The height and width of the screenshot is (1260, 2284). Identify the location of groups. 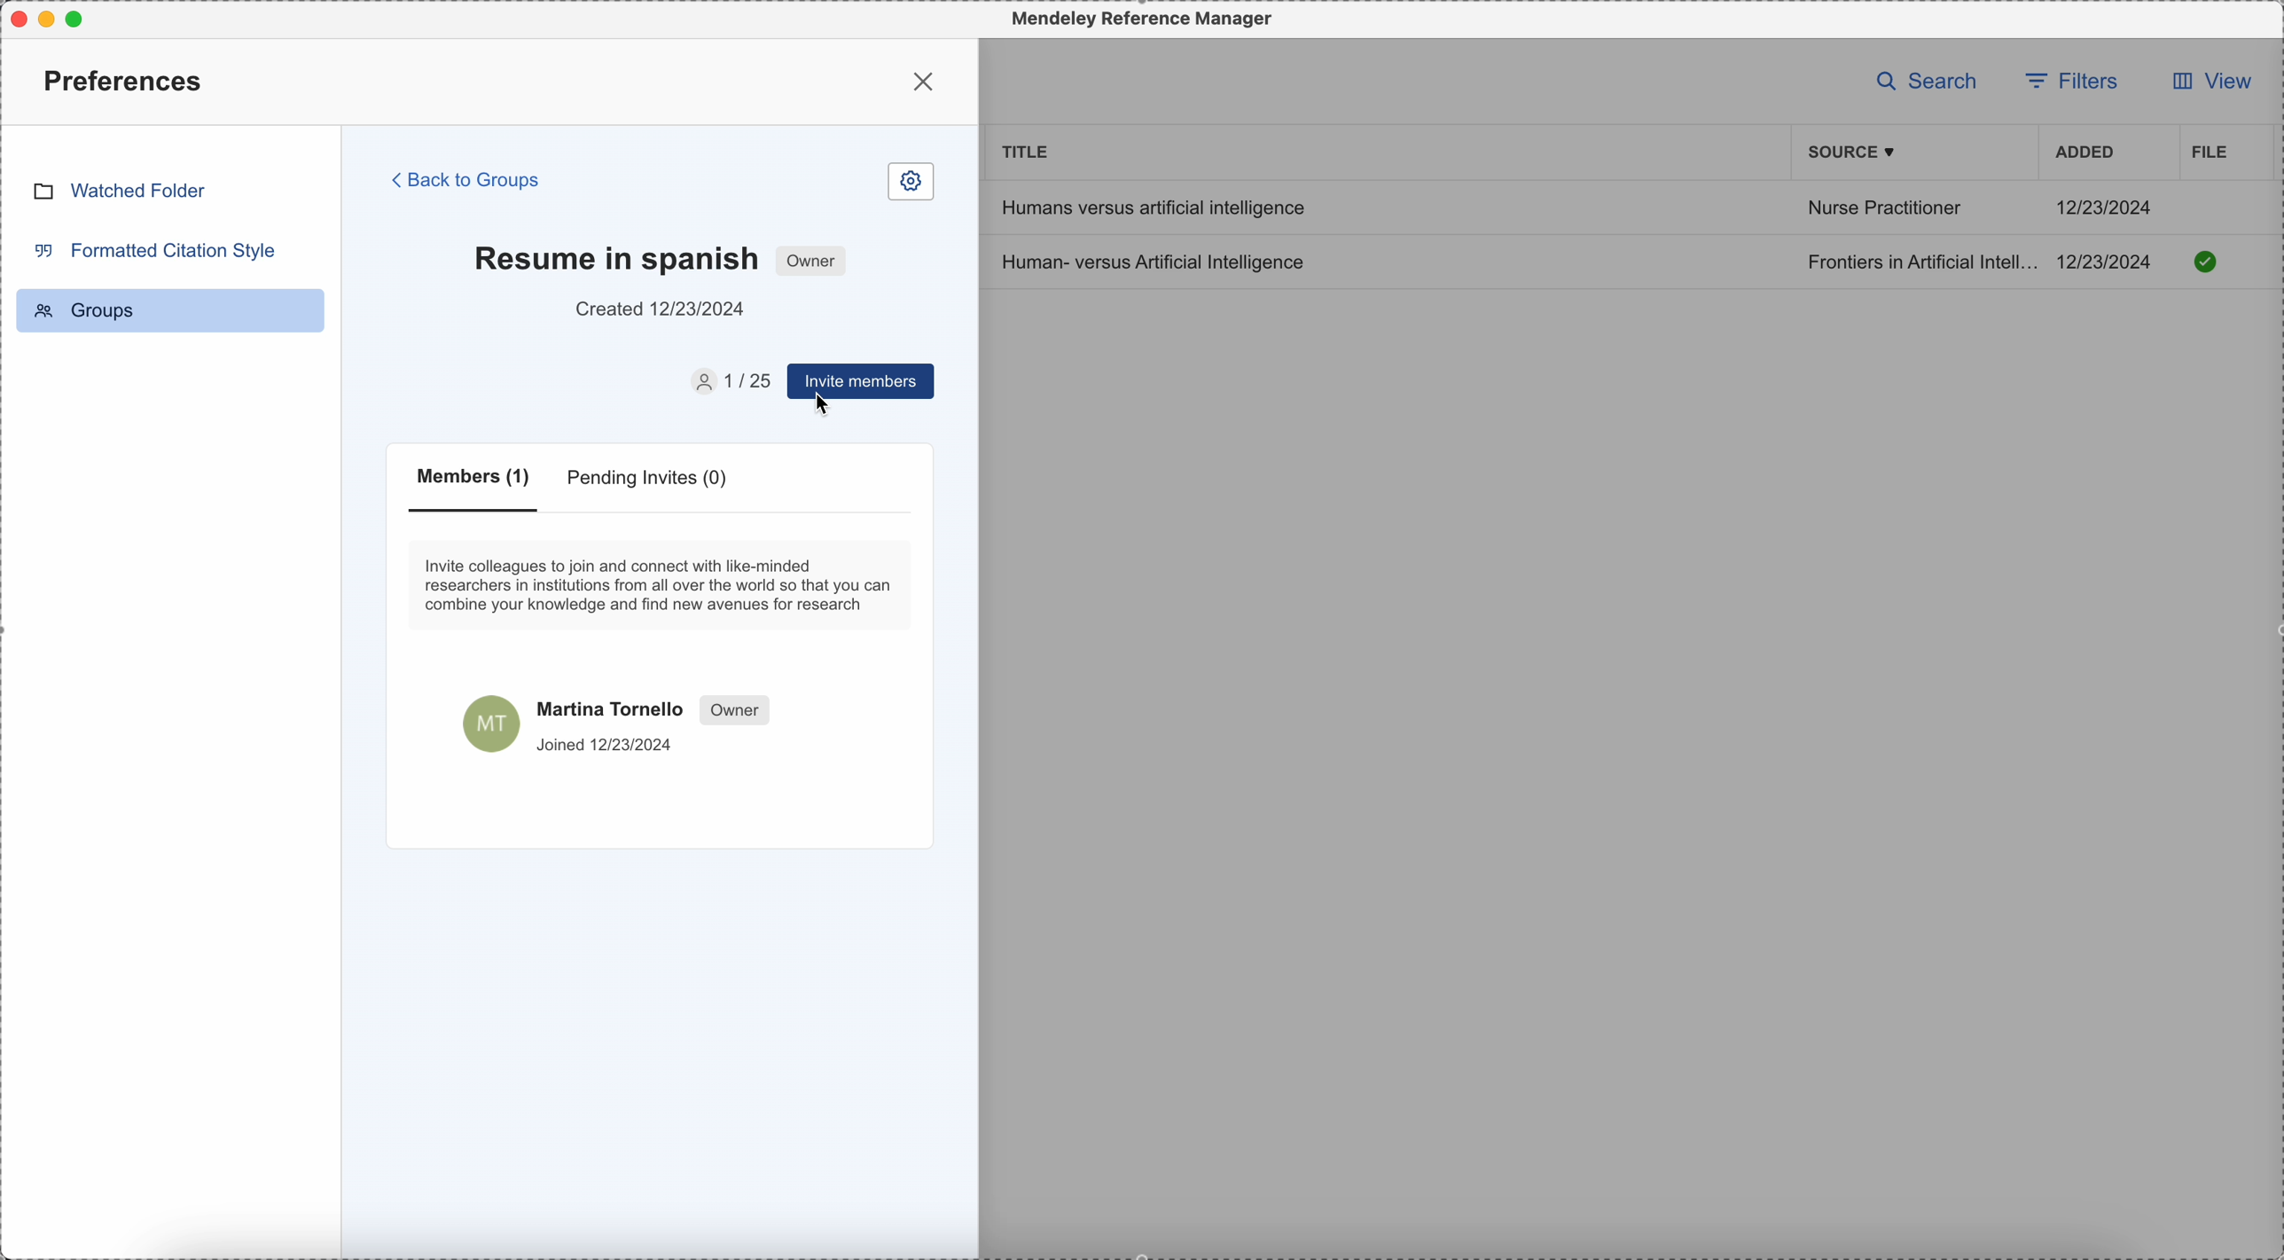
(170, 310).